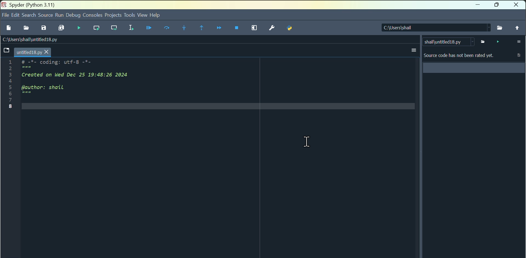 The width and height of the screenshot is (526, 258). I want to click on minimise, so click(478, 5).